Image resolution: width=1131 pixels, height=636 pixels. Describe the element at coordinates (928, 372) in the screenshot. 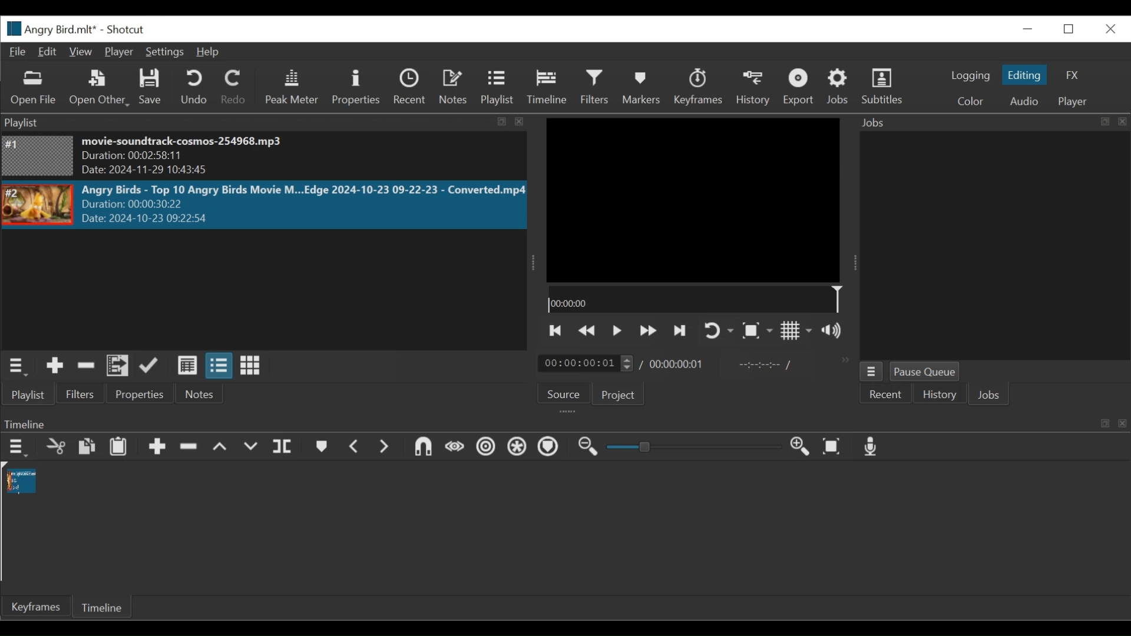

I see `Pause Queue` at that location.